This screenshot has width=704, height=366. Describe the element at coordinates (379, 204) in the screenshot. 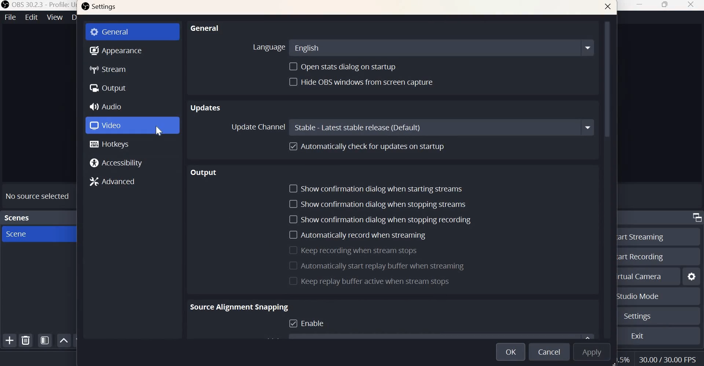

I see `Show confirmation dialog when stopping streams` at that location.